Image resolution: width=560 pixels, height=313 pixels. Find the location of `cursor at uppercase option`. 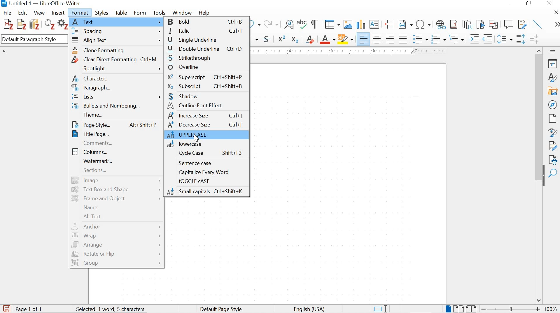

cursor at uppercase option is located at coordinates (195, 138).